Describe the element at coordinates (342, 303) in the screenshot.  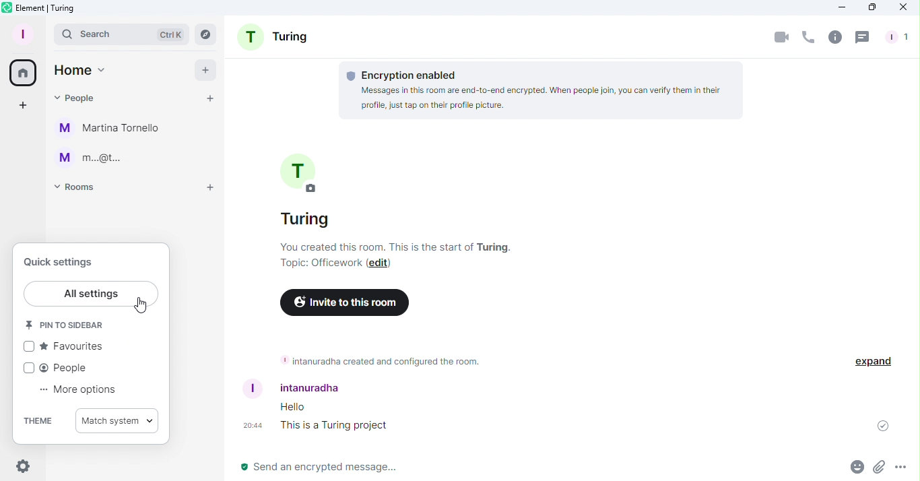
I see `Invite to this room` at that location.